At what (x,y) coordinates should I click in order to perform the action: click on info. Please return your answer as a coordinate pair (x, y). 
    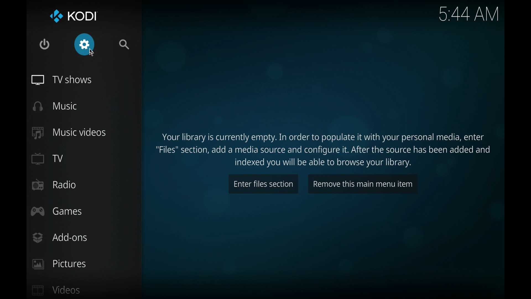
    Looking at the image, I should click on (324, 150).